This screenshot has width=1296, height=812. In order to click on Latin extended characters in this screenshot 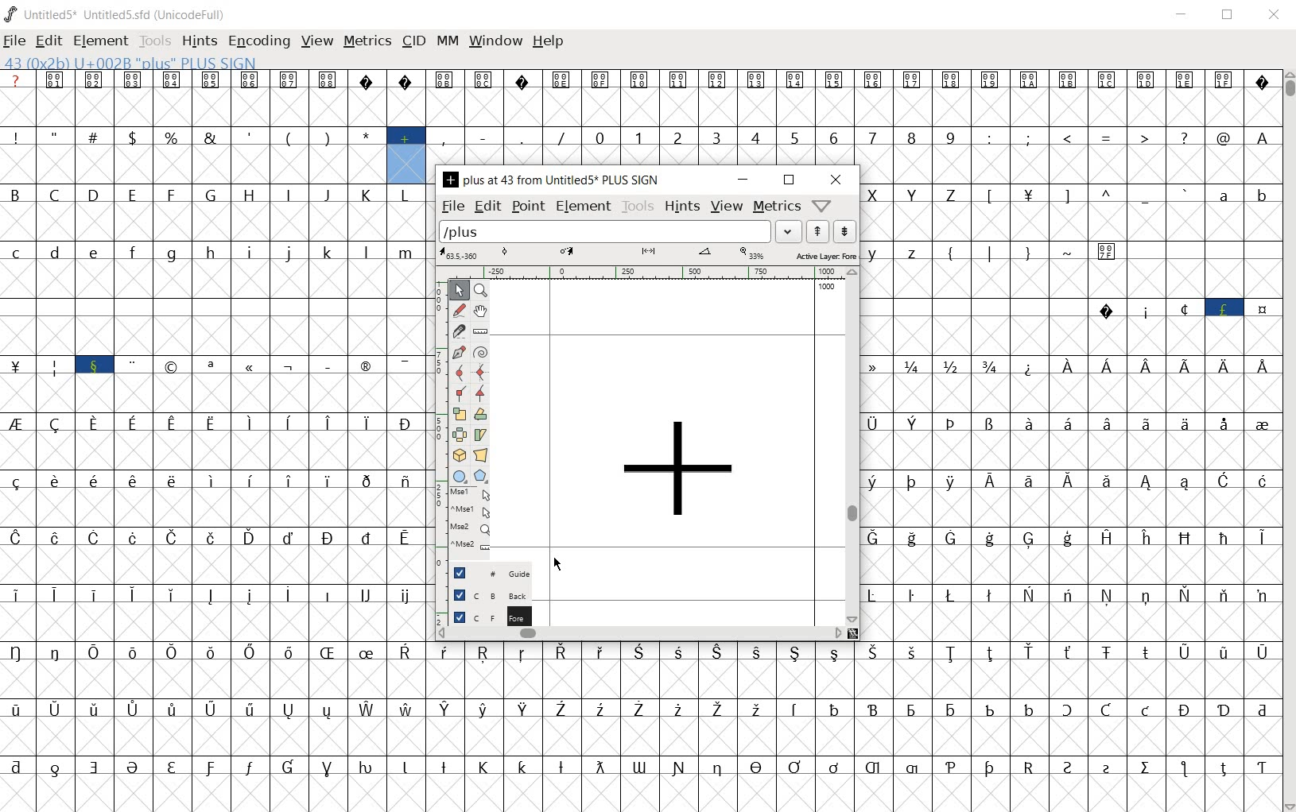, I will do `click(1128, 442)`.